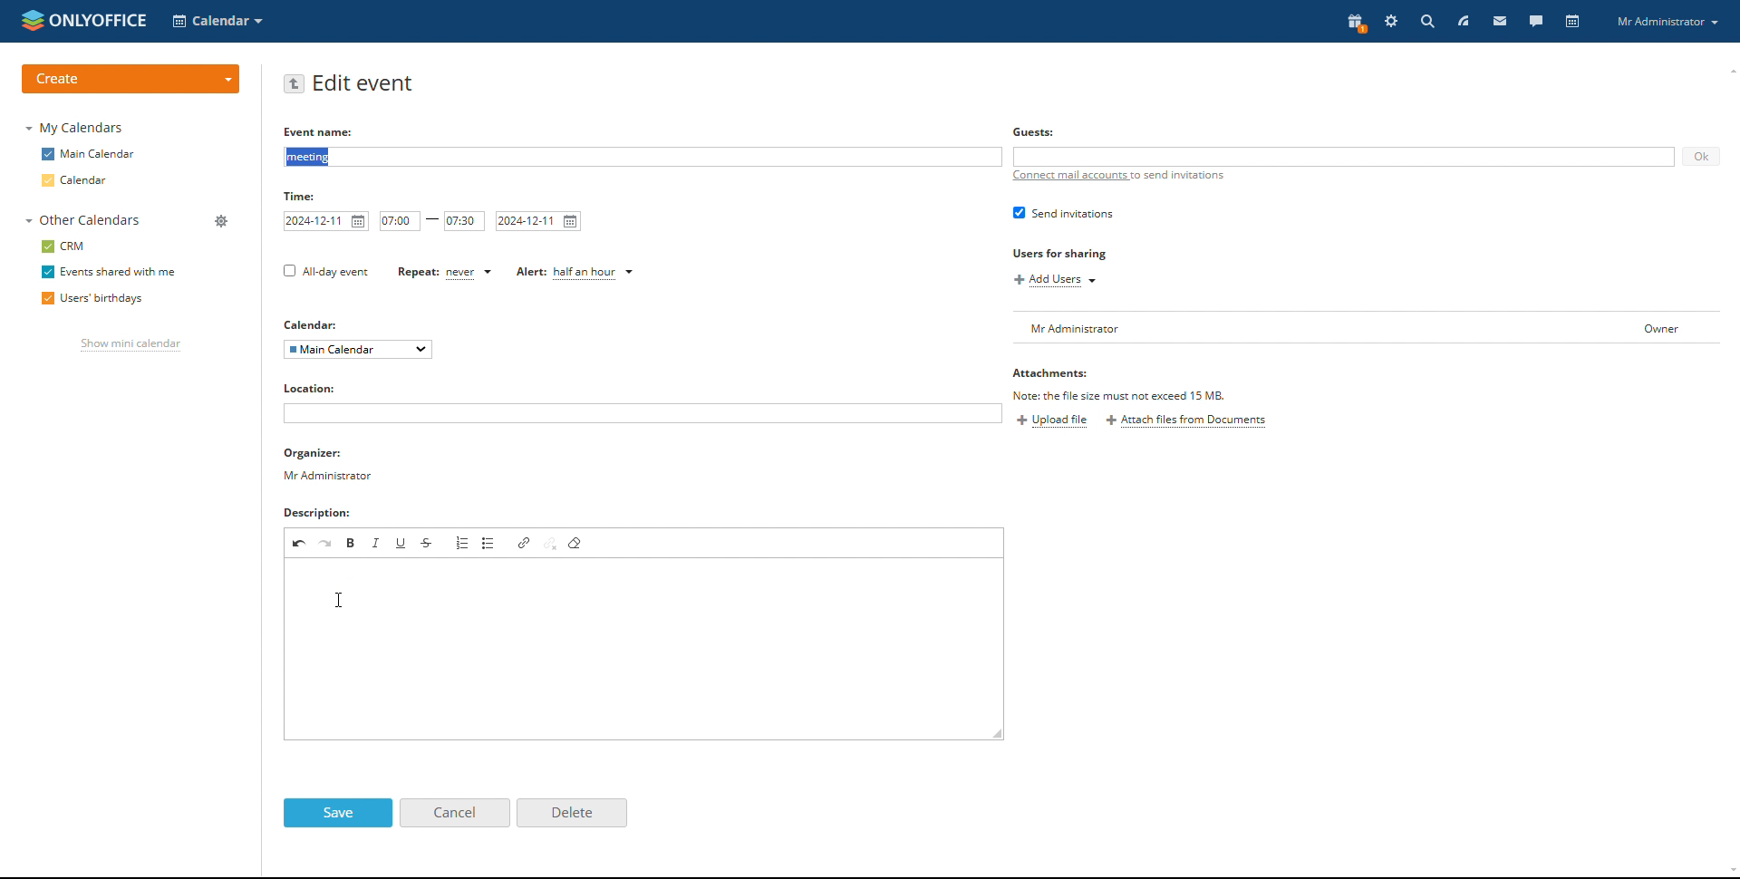  Describe the element at coordinates (82, 18) in the screenshot. I see `logo` at that location.